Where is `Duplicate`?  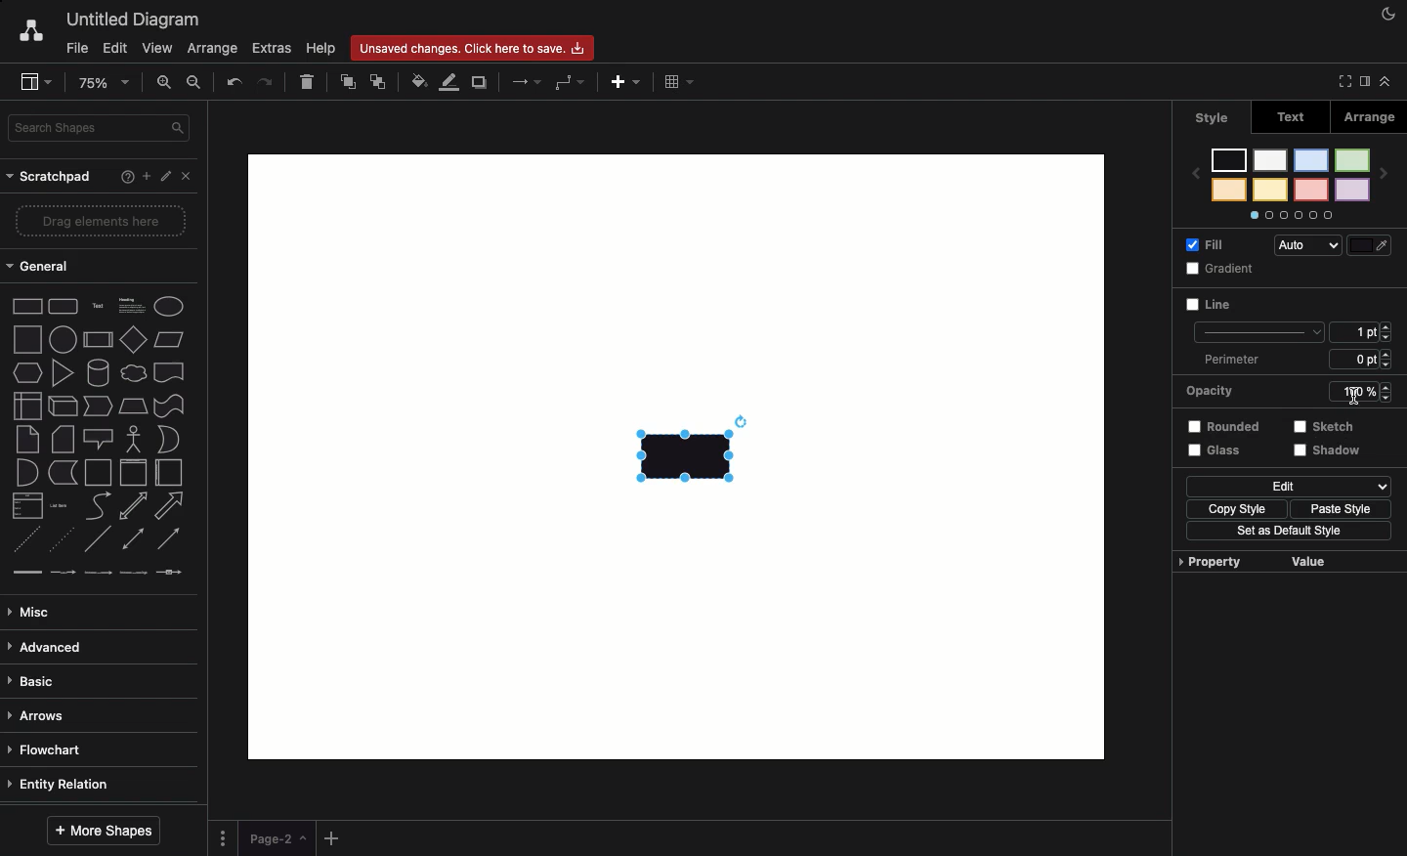
Duplicate is located at coordinates (480, 83).